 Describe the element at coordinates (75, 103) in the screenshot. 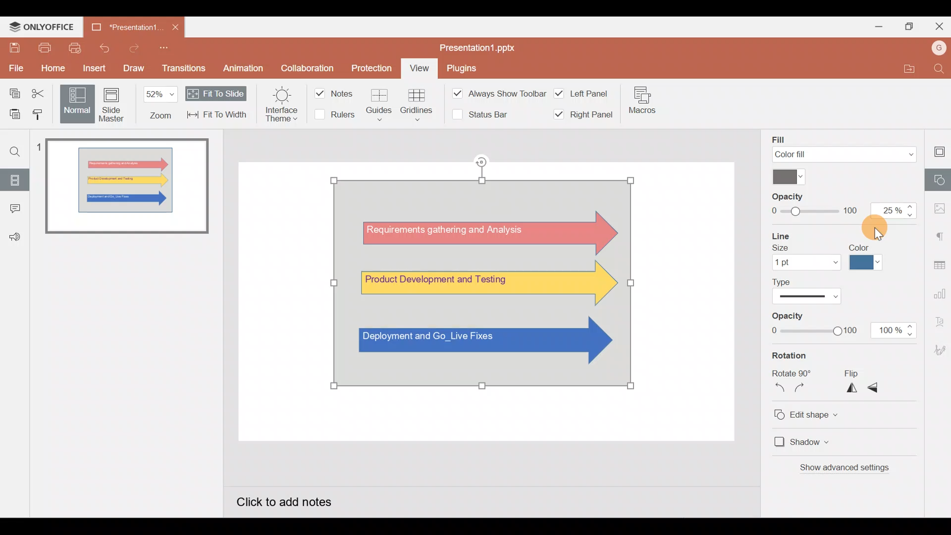

I see `Normal` at that location.